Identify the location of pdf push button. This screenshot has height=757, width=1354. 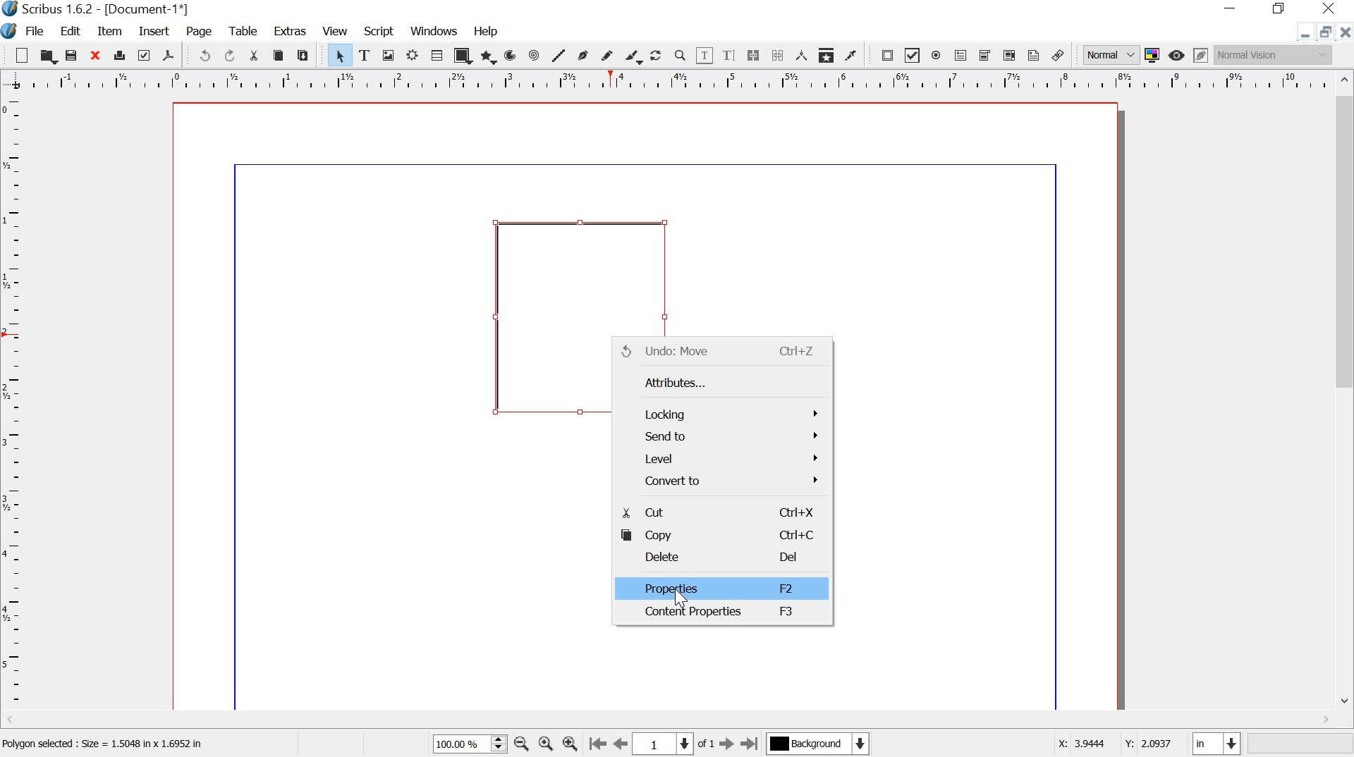
(883, 56).